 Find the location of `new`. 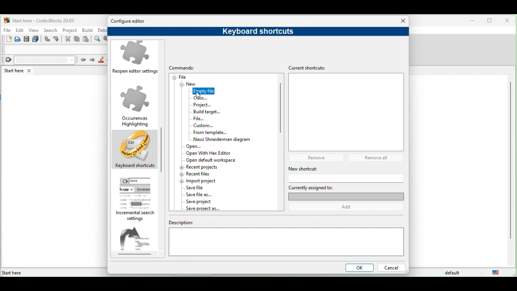

new is located at coordinates (6, 39).